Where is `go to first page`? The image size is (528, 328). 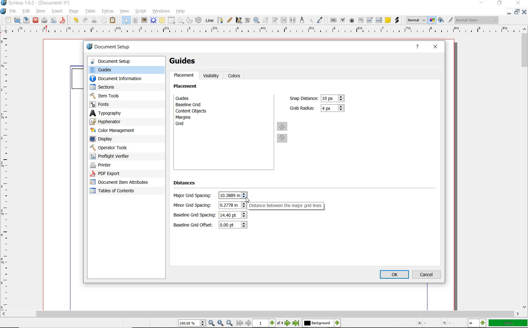 go to first page is located at coordinates (240, 323).